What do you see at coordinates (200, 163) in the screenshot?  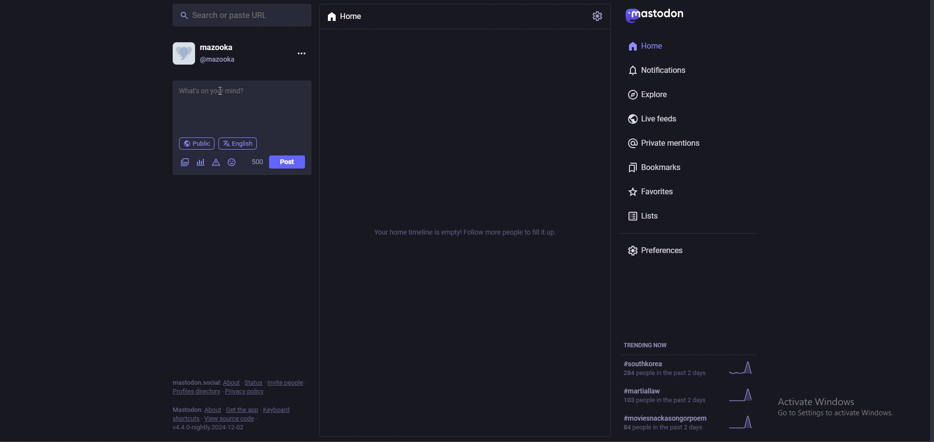 I see `cafier they fear` at bounding box center [200, 163].